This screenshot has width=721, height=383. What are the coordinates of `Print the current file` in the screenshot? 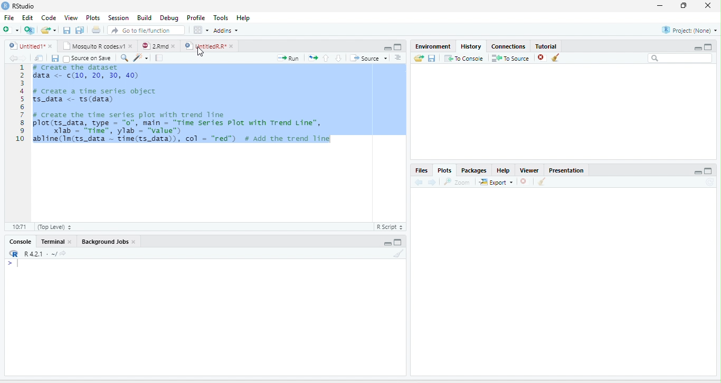 It's located at (96, 30).